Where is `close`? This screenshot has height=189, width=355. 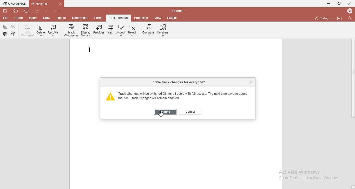
close is located at coordinates (350, 4).